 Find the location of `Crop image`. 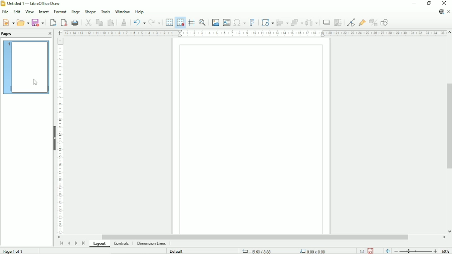

Crop image is located at coordinates (338, 22).